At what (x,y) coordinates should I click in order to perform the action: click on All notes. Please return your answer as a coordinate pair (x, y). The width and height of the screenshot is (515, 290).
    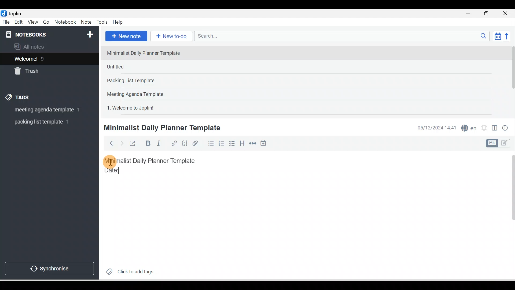
    Looking at the image, I should click on (49, 46).